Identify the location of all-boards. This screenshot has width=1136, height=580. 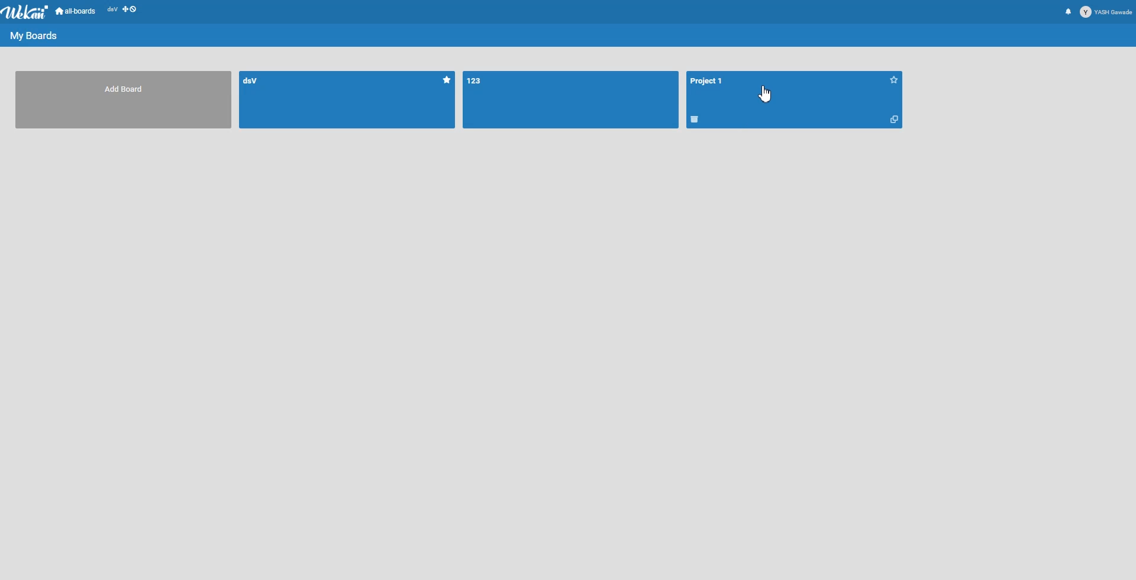
(76, 11).